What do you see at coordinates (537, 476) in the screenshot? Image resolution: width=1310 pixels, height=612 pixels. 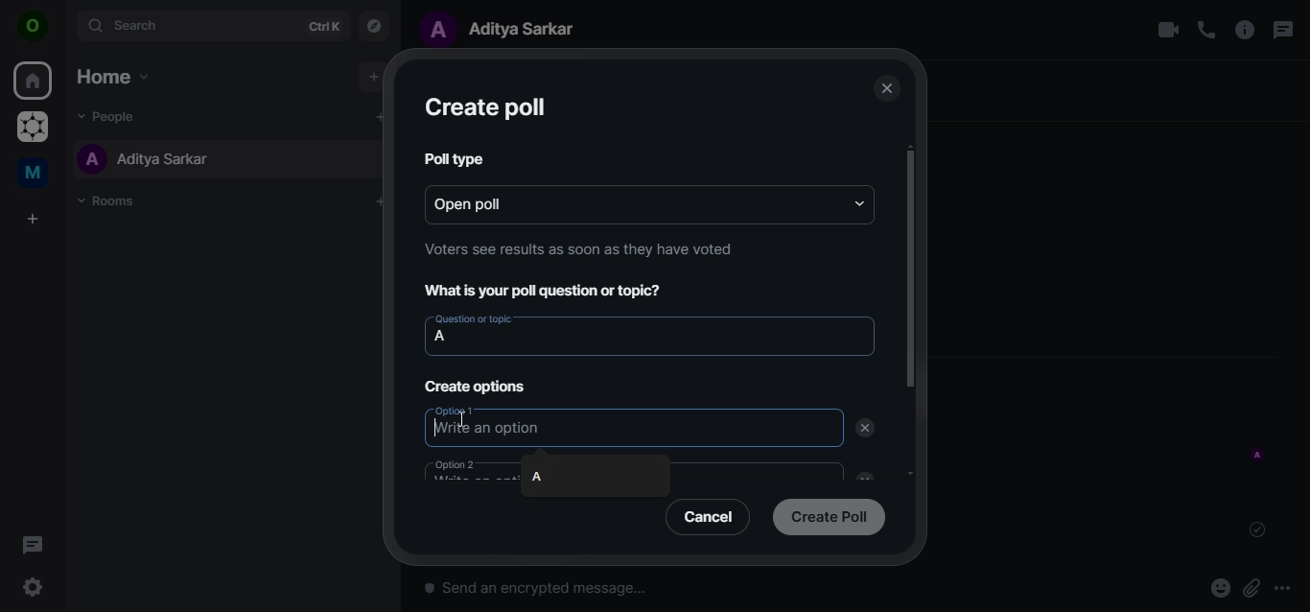 I see `A` at bounding box center [537, 476].